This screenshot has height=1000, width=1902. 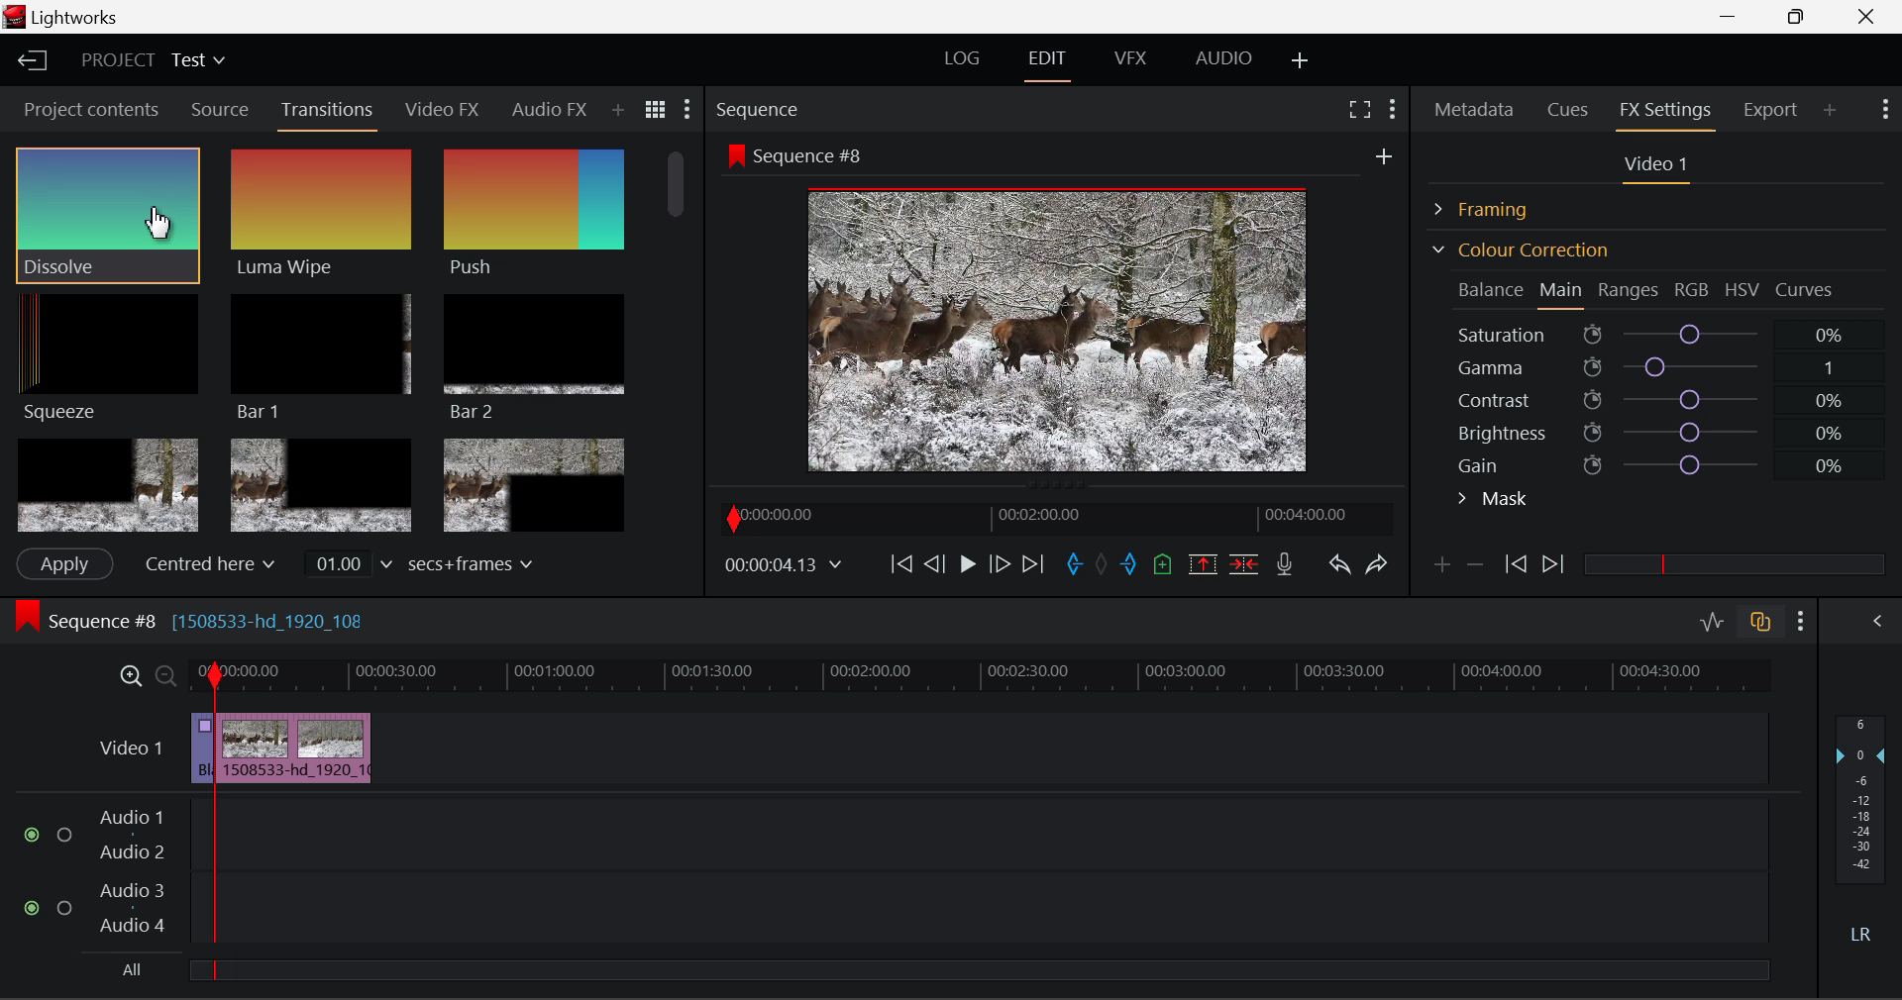 I want to click on HSV, so click(x=1743, y=289).